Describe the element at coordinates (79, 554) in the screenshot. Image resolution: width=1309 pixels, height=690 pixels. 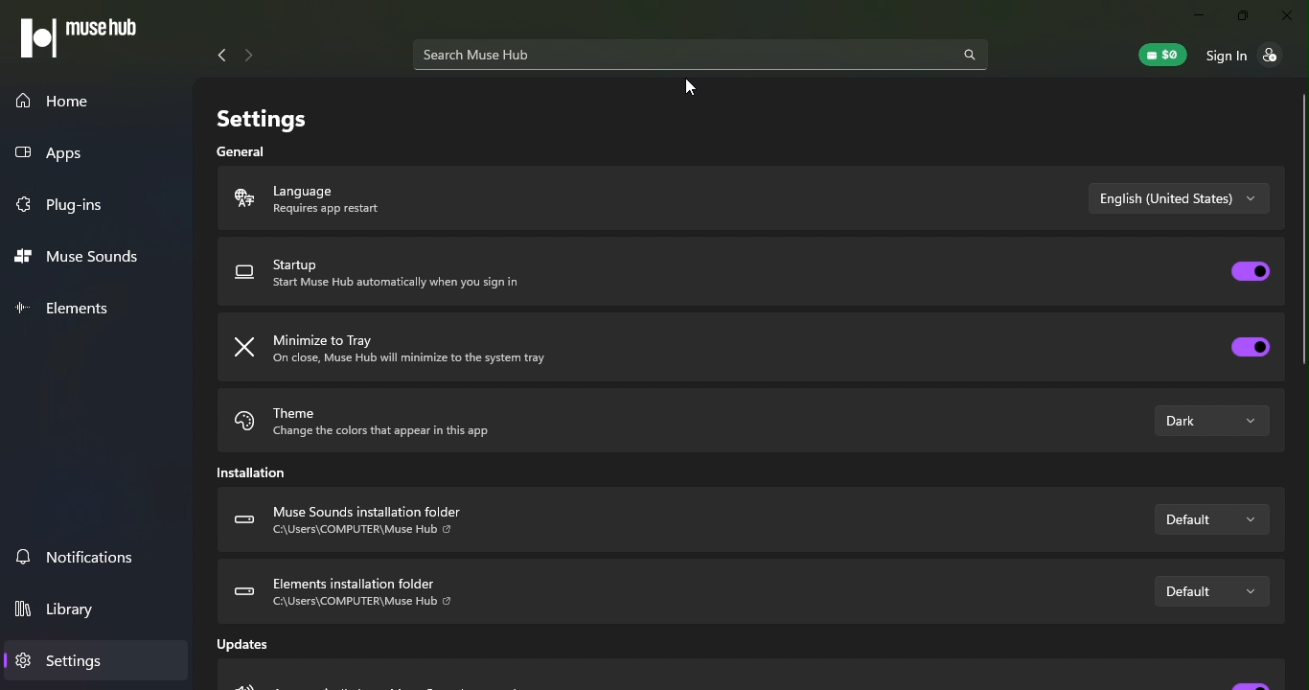
I see `Notifications` at that location.